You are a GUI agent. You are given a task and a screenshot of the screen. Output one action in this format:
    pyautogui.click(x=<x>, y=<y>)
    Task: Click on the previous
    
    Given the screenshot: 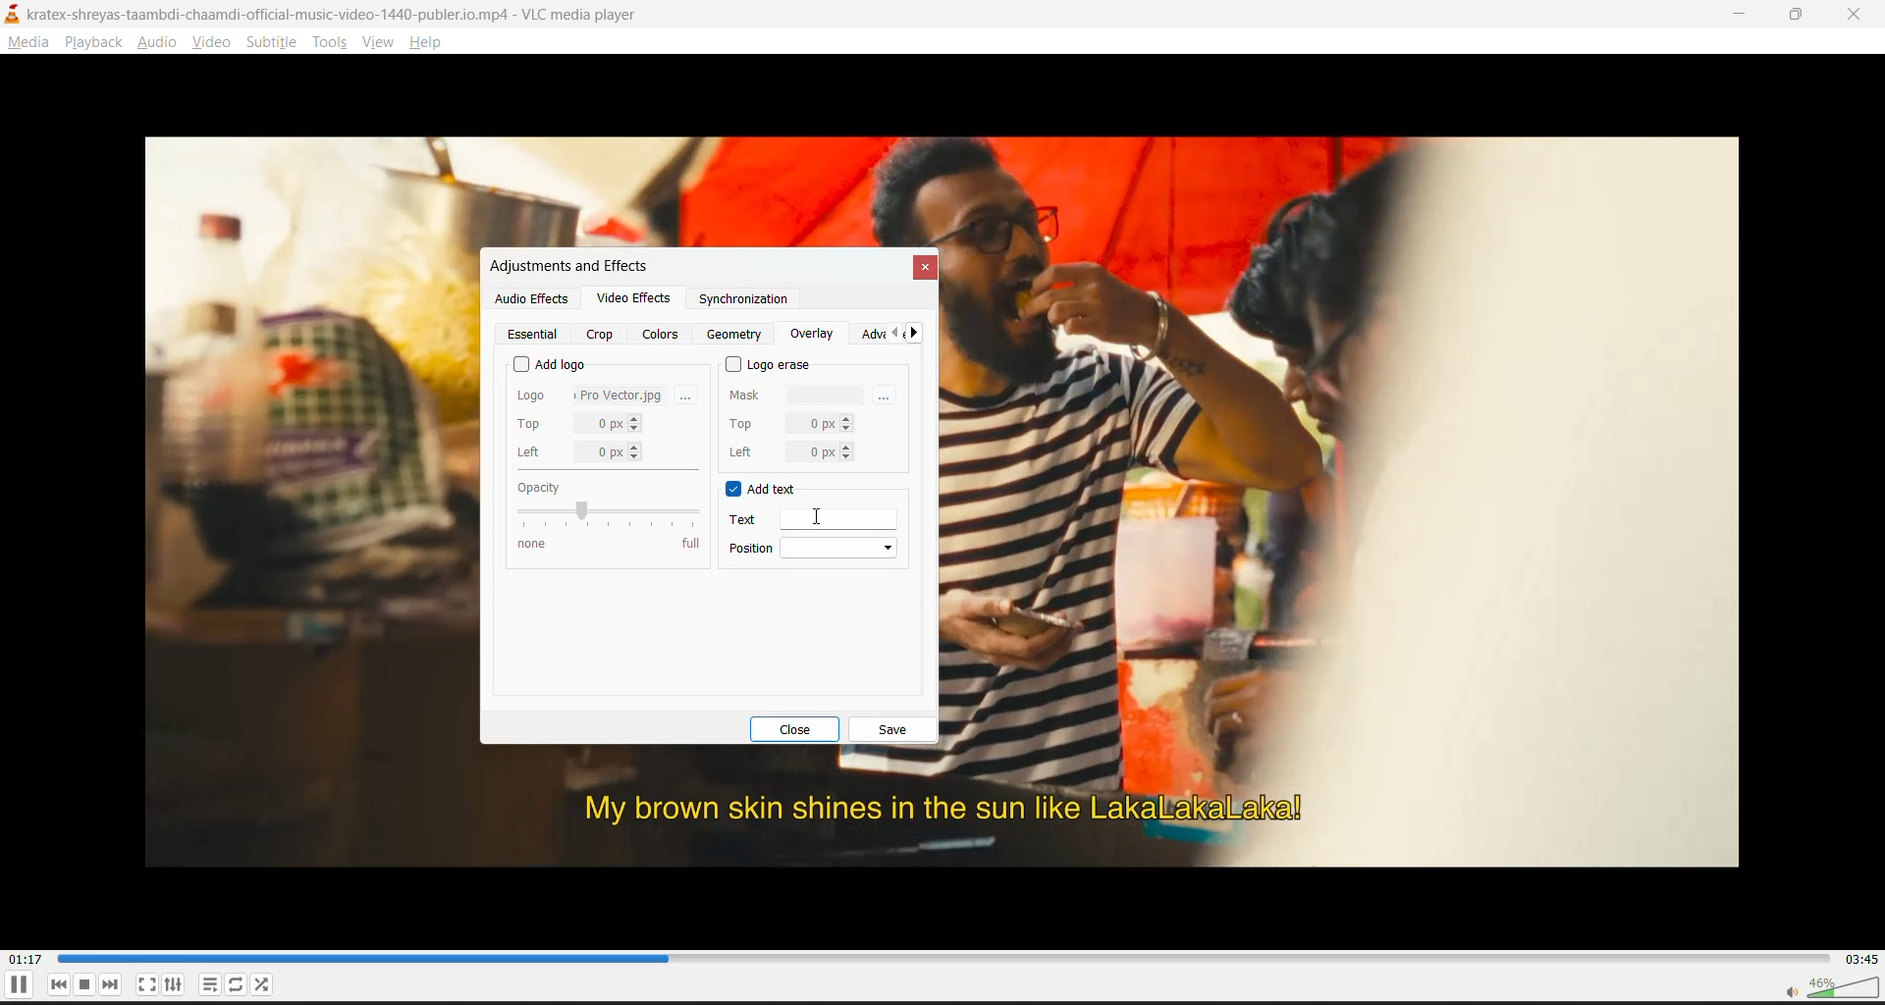 What is the action you would take?
    pyautogui.click(x=892, y=336)
    